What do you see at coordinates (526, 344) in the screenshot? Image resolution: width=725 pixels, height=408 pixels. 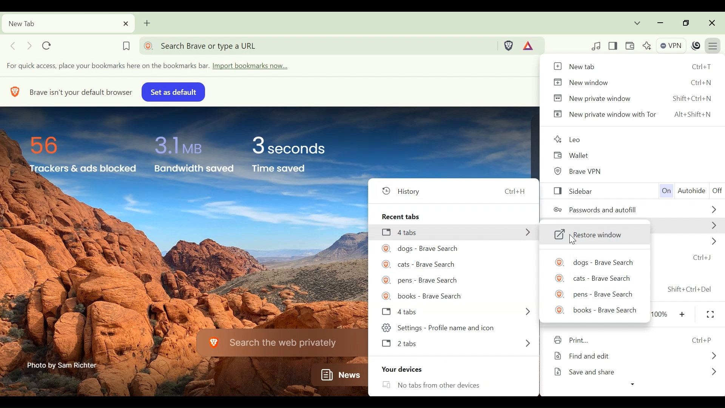 I see `MORE` at bounding box center [526, 344].